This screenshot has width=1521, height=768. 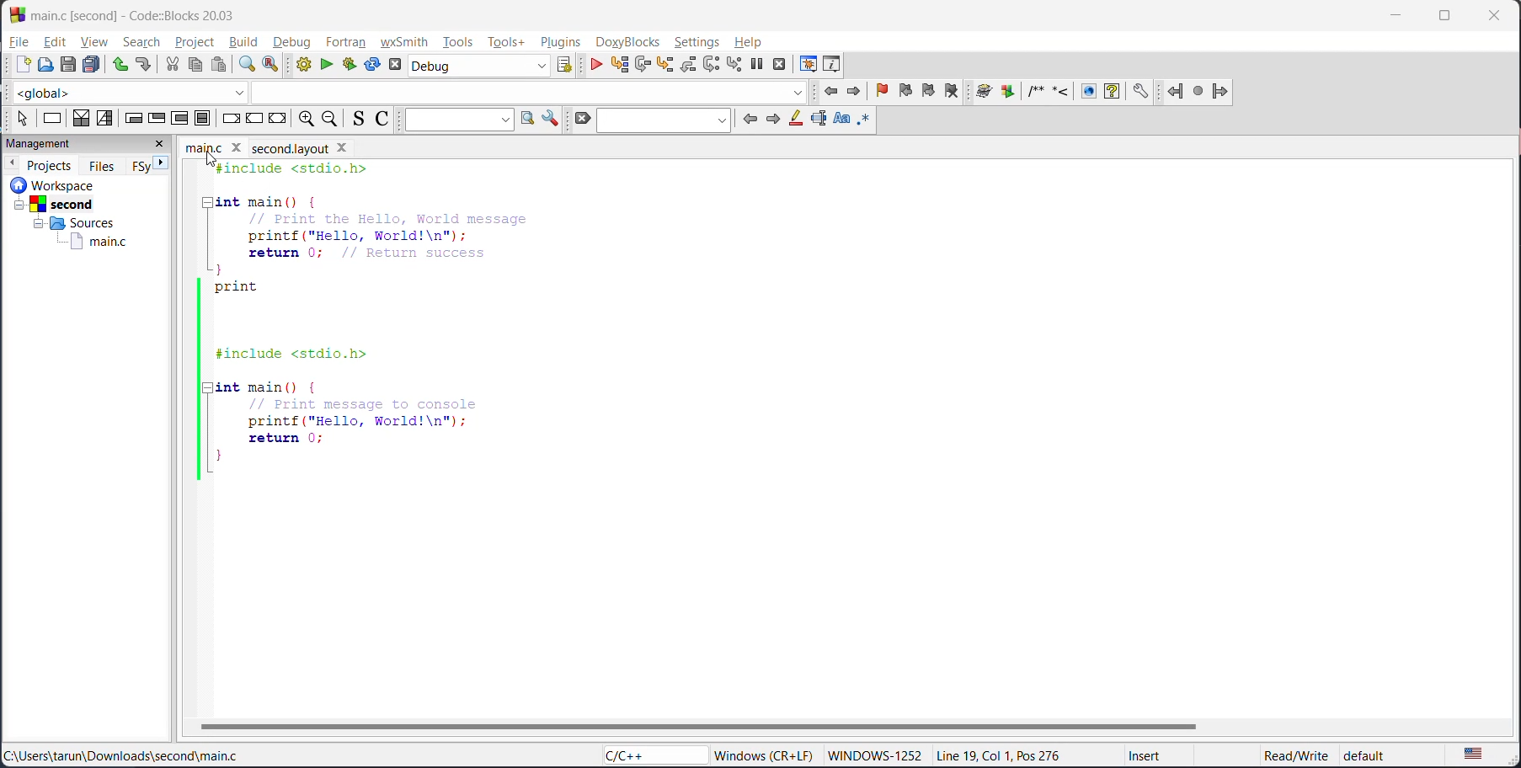 I want to click on maximize, so click(x=1449, y=17).